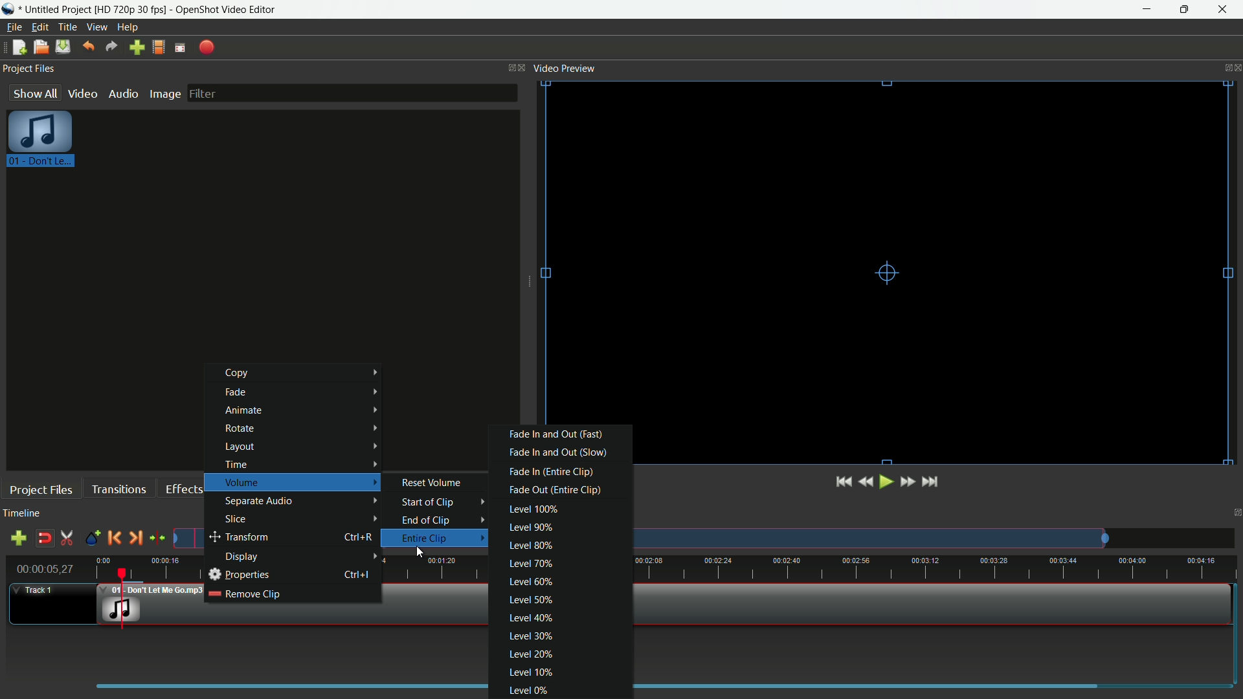  Describe the element at coordinates (868, 482) in the screenshot. I see `quickly play backward` at that location.